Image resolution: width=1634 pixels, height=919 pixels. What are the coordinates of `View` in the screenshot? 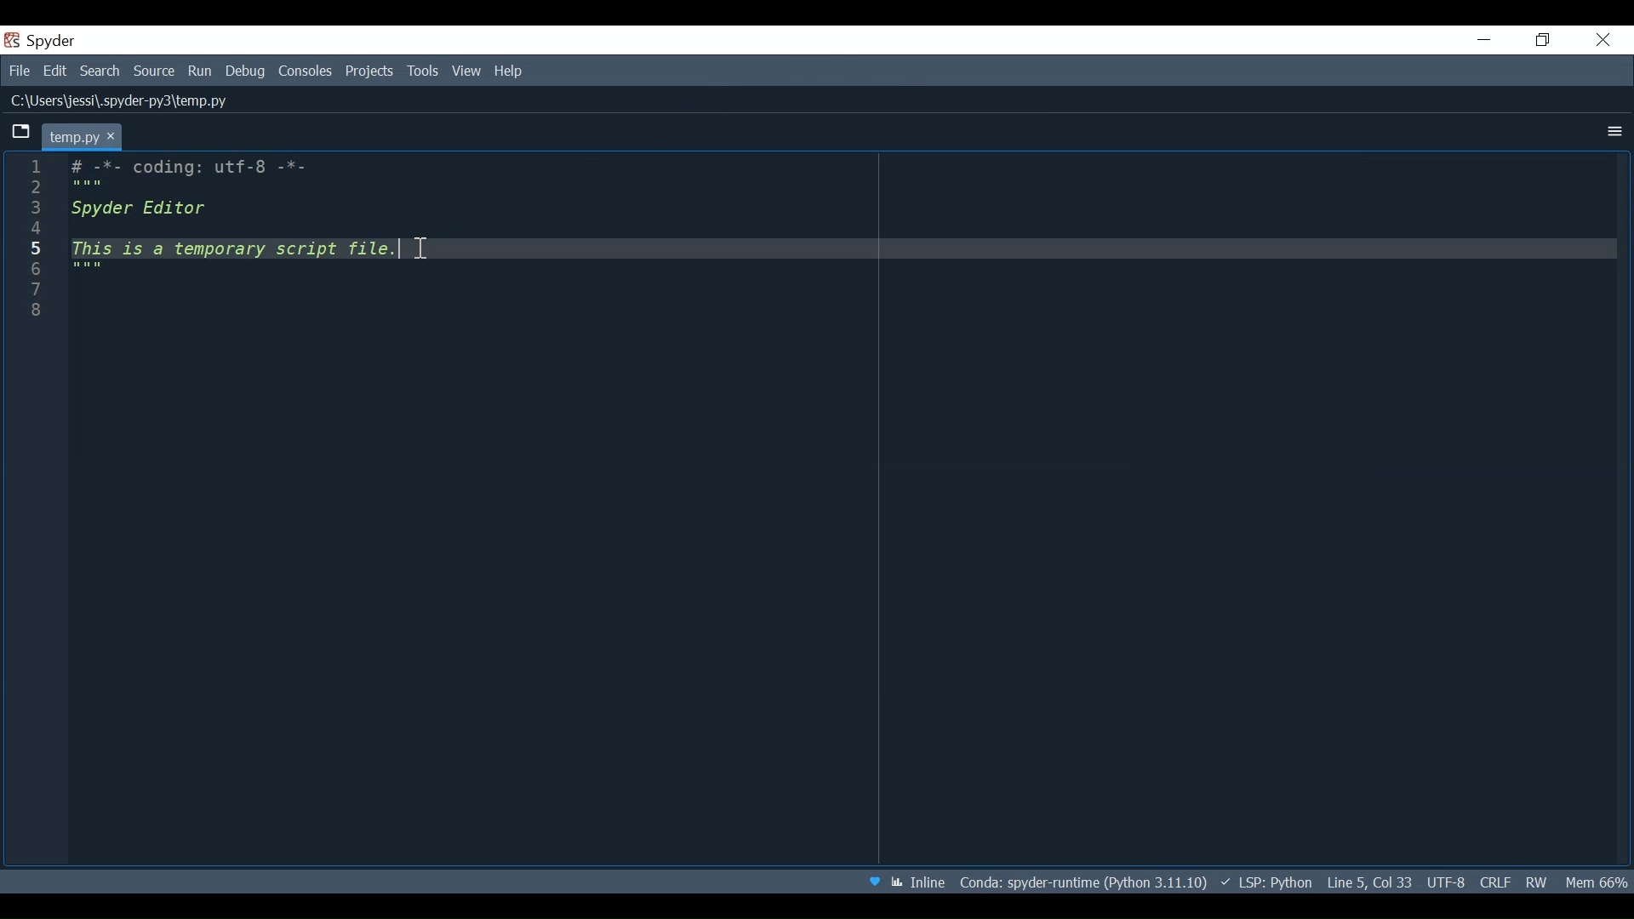 It's located at (464, 71).